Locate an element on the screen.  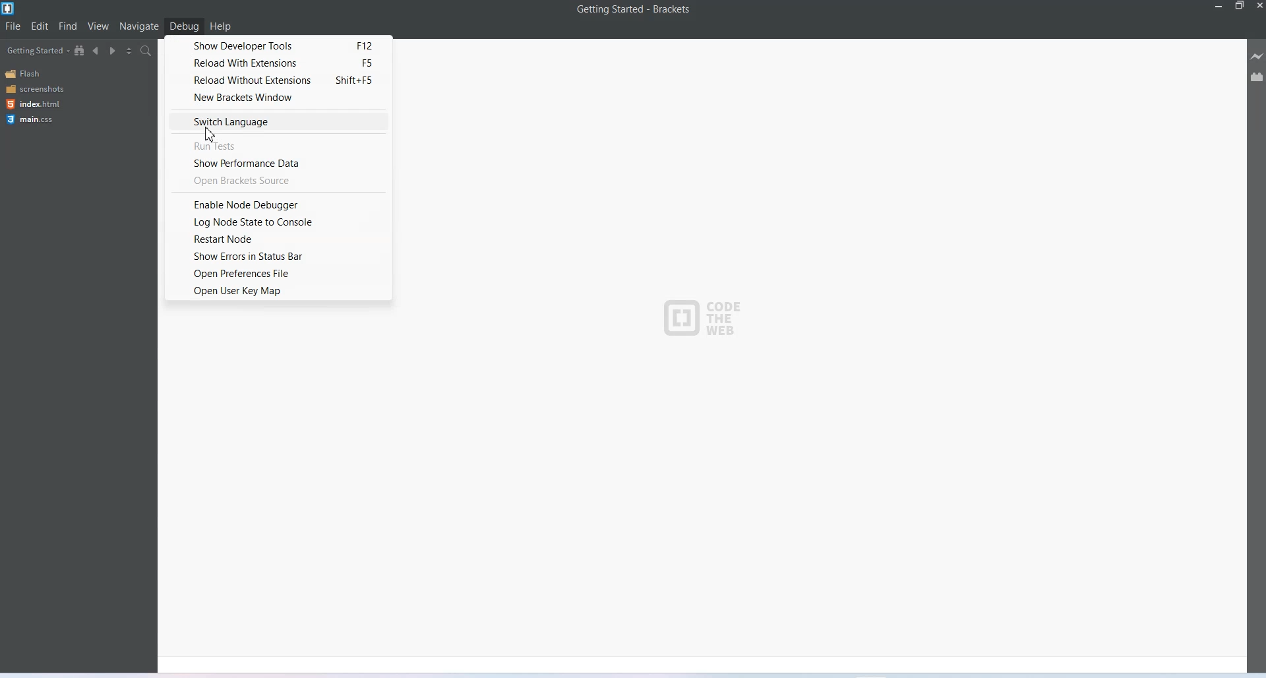
Find in files is located at coordinates (148, 50).